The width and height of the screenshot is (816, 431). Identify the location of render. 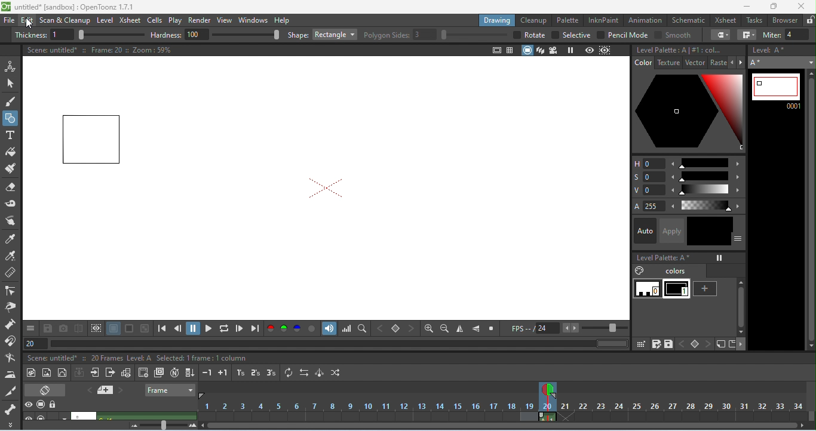
(199, 20).